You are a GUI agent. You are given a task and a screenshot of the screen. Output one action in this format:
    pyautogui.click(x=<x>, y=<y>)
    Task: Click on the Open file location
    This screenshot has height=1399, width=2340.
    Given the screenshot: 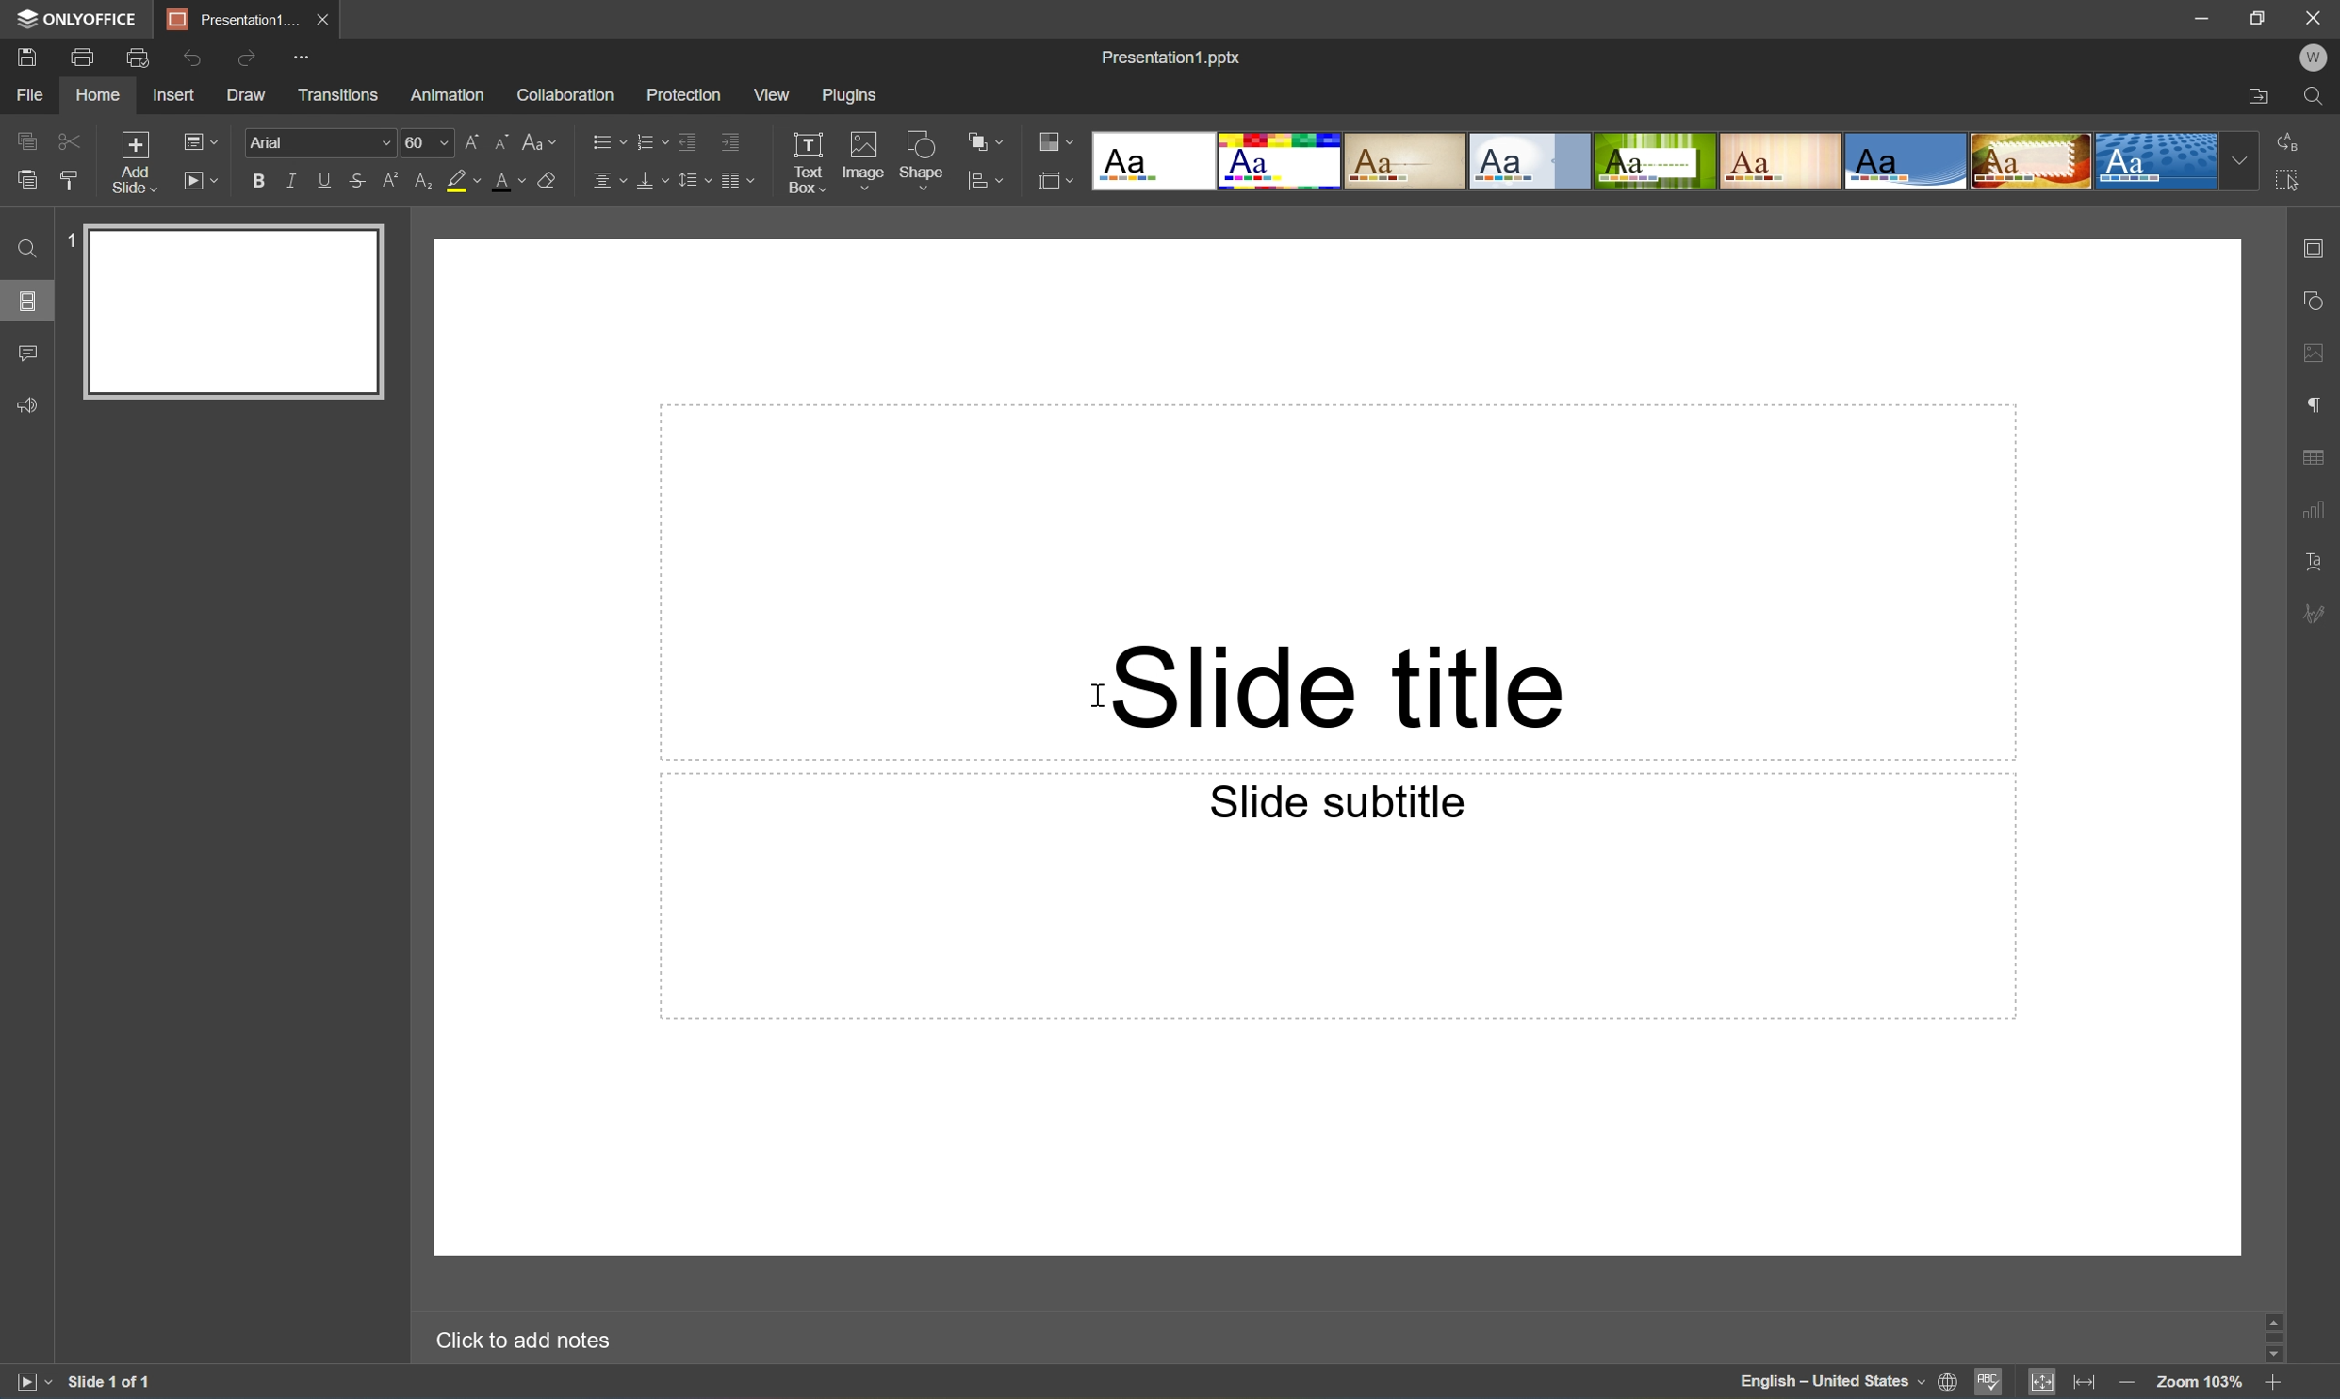 What is the action you would take?
    pyautogui.click(x=2261, y=95)
    